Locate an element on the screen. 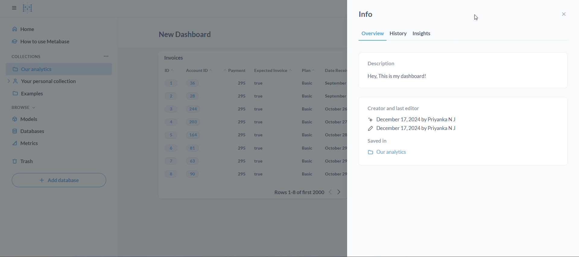 The width and height of the screenshot is (579, 257). insights is located at coordinates (426, 34).